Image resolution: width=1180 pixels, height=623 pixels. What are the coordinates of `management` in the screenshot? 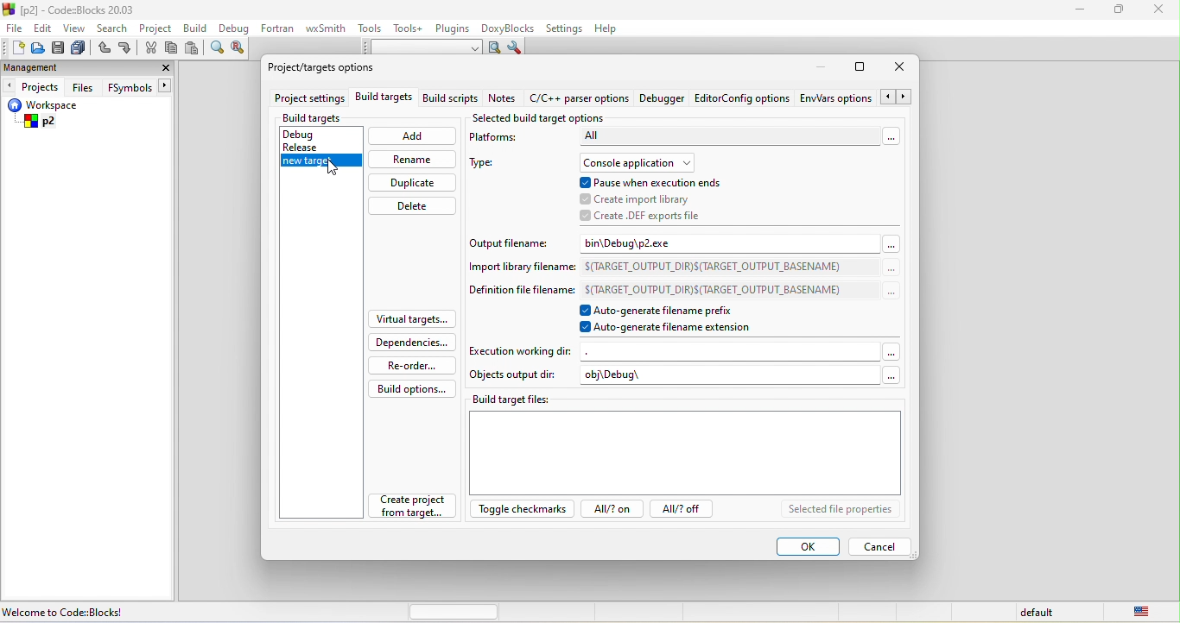 It's located at (31, 67).